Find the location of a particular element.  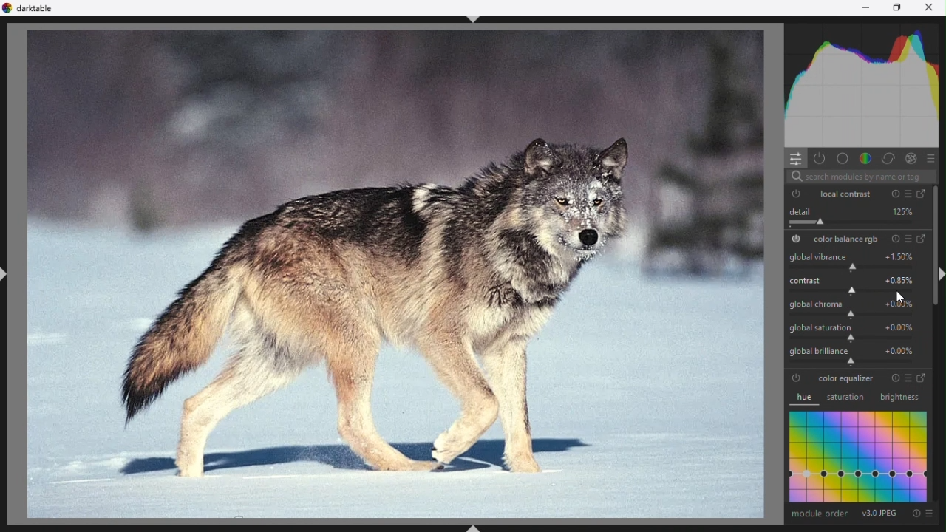

color is located at coordinates (866, 157).